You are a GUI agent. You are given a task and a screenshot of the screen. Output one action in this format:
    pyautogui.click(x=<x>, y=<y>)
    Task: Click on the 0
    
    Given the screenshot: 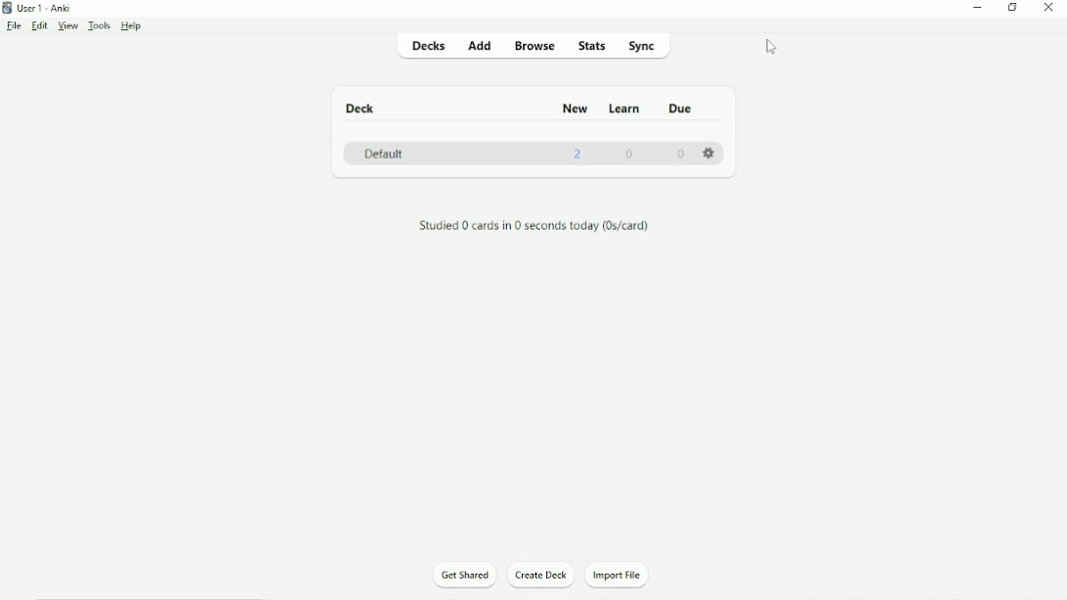 What is the action you would take?
    pyautogui.click(x=682, y=154)
    